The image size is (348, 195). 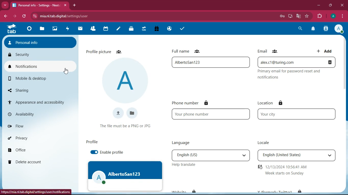 What do you see at coordinates (91, 143) in the screenshot?
I see `profile` at bounding box center [91, 143].